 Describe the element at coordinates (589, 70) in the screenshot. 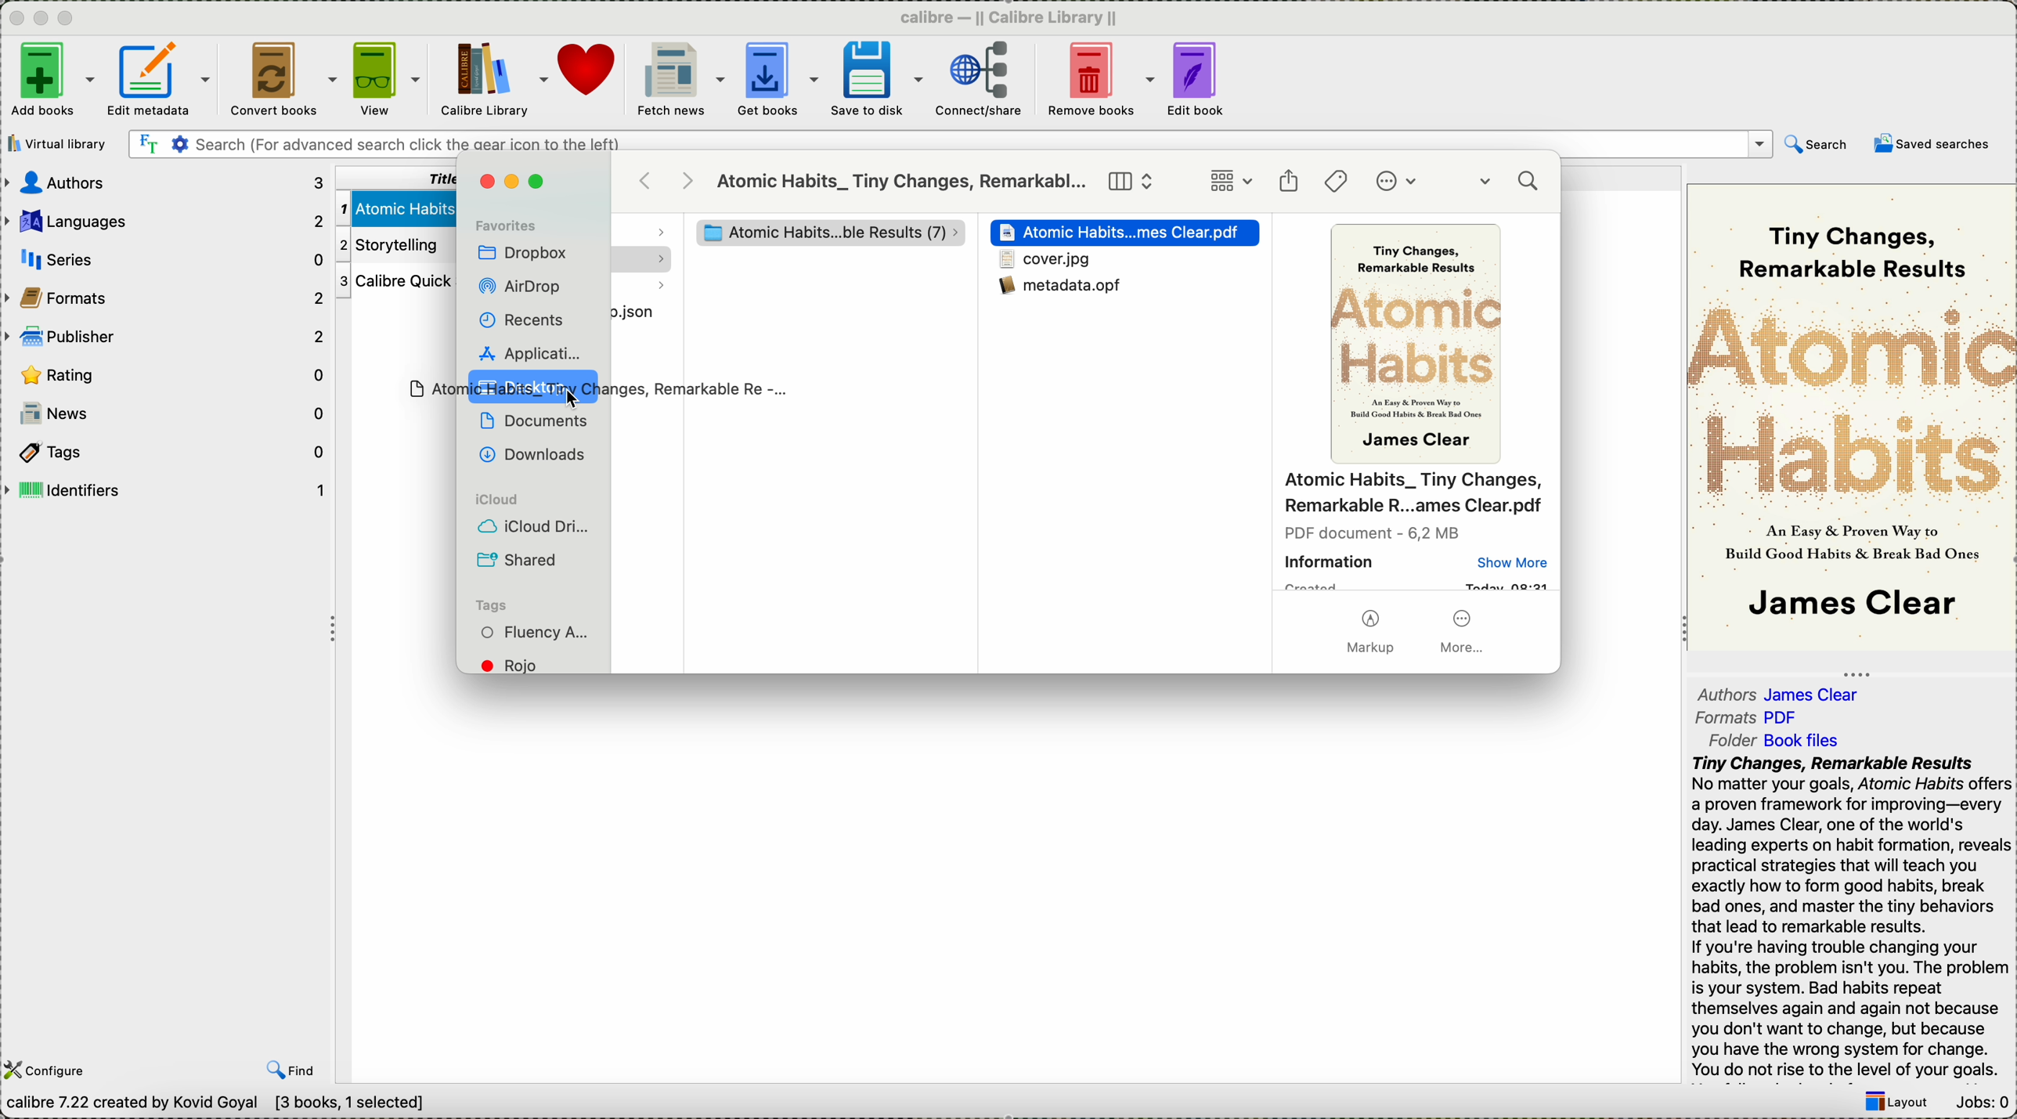

I see `donate` at that location.